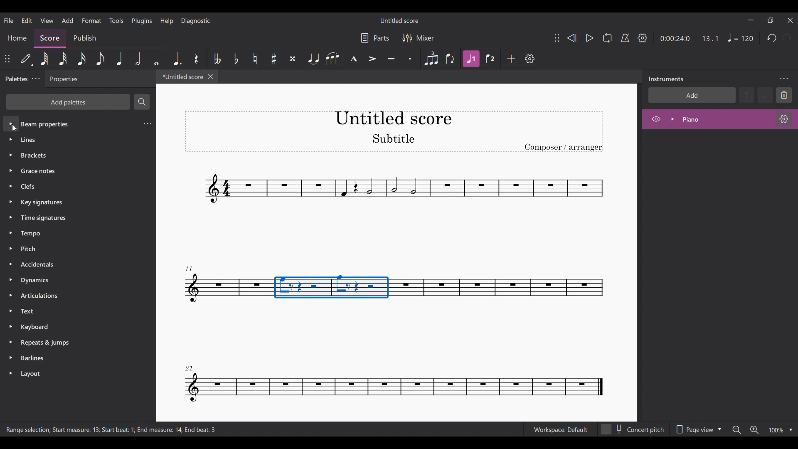  I want to click on Close tab, so click(211, 76).